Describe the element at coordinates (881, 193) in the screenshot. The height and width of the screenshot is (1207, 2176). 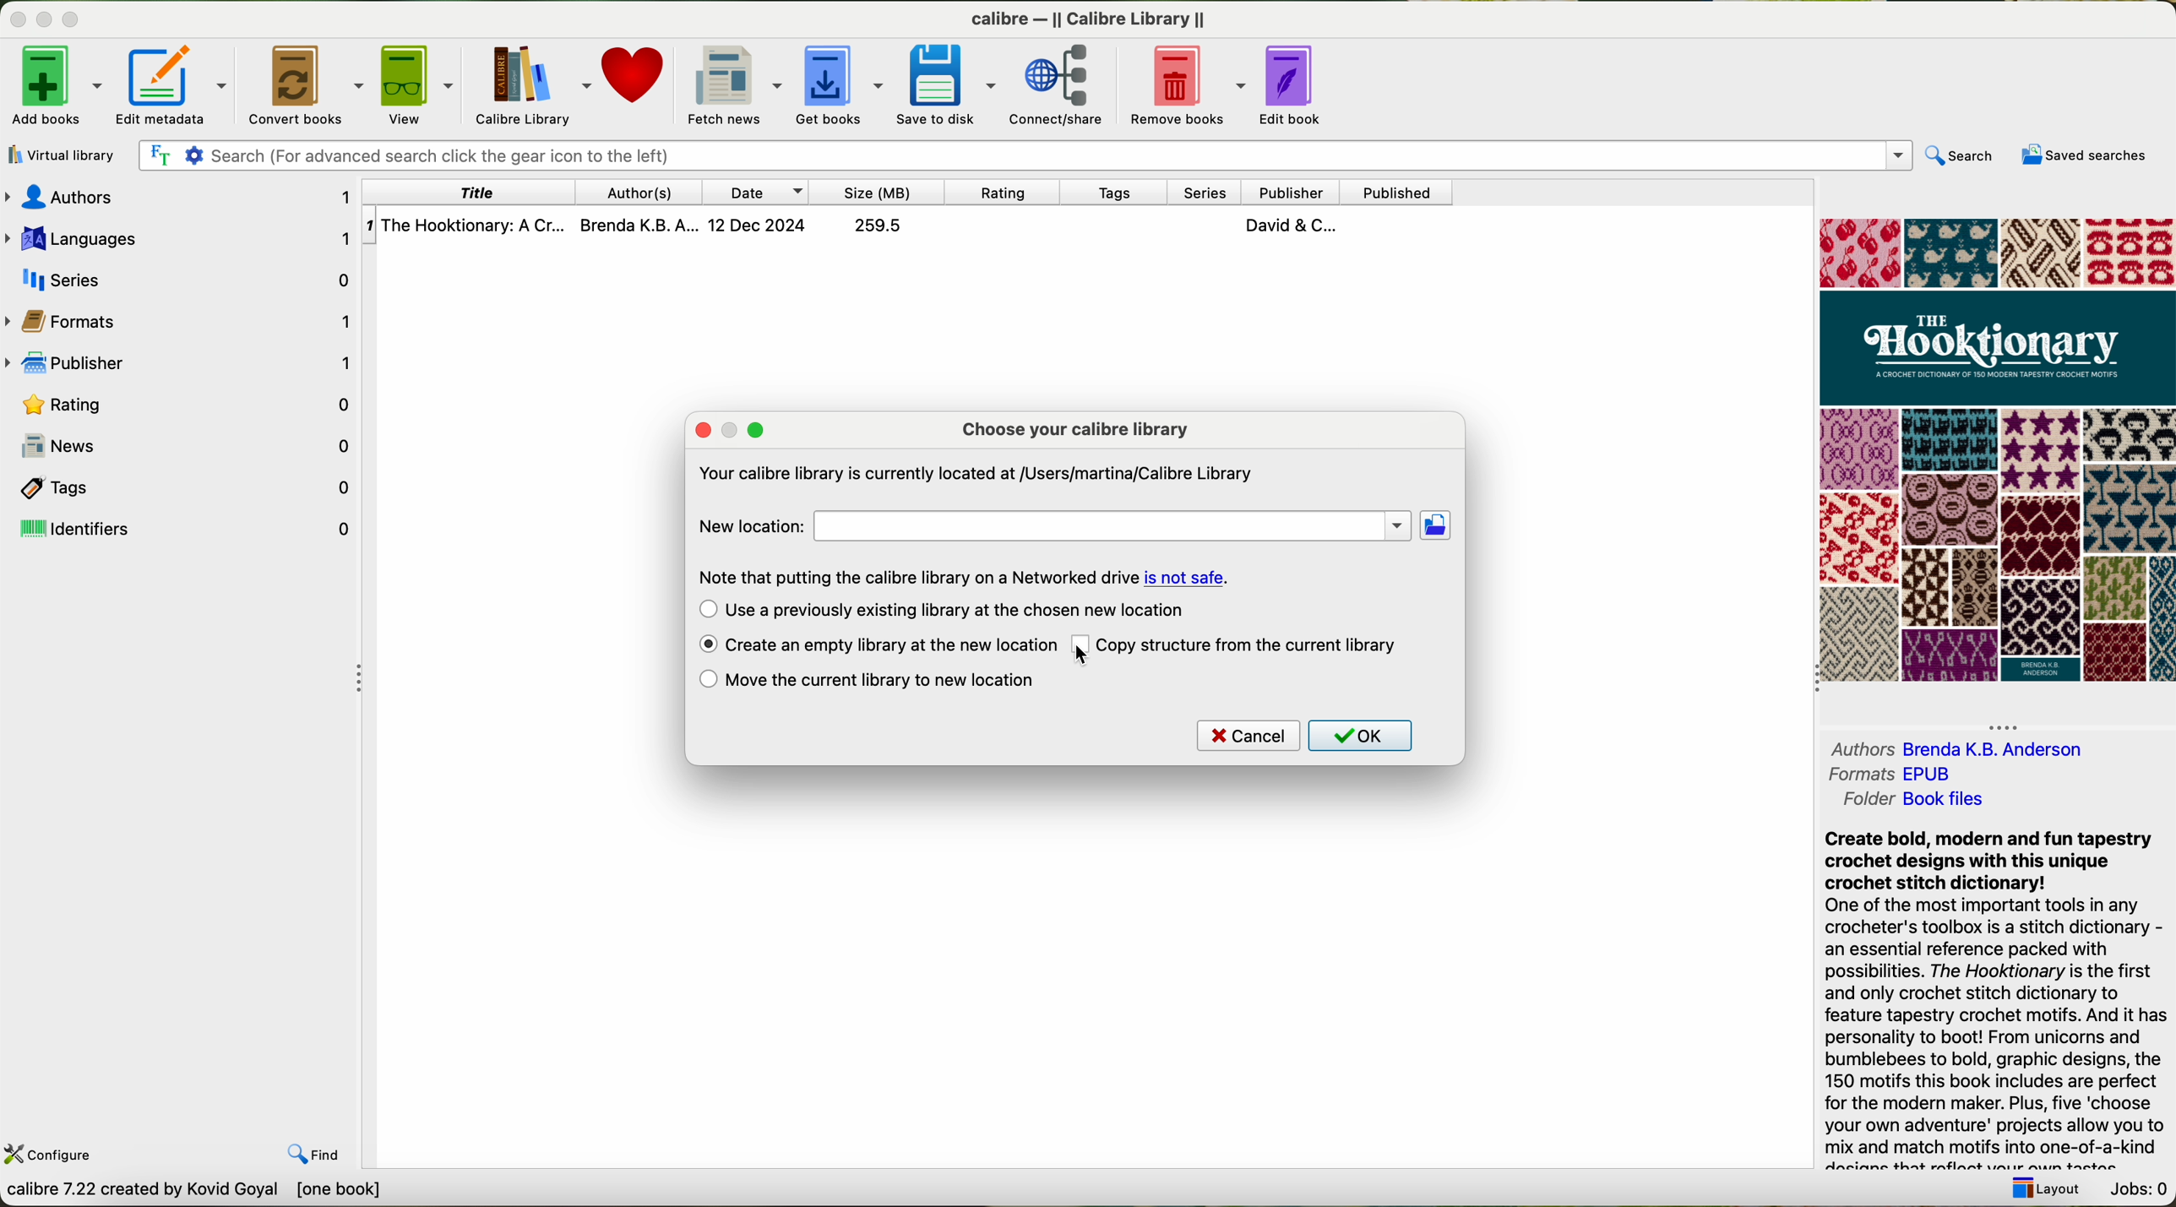
I see `size` at that location.